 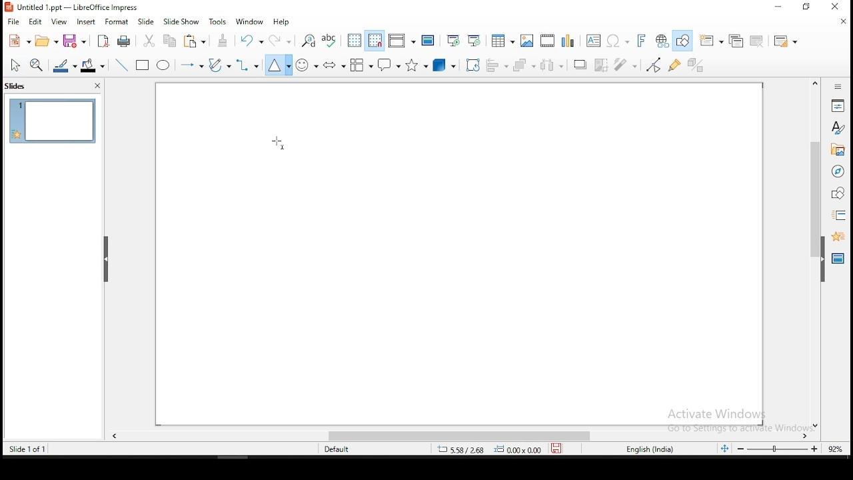 What do you see at coordinates (19, 41) in the screenshot?
I see `new` at bounding box center [19, 41].